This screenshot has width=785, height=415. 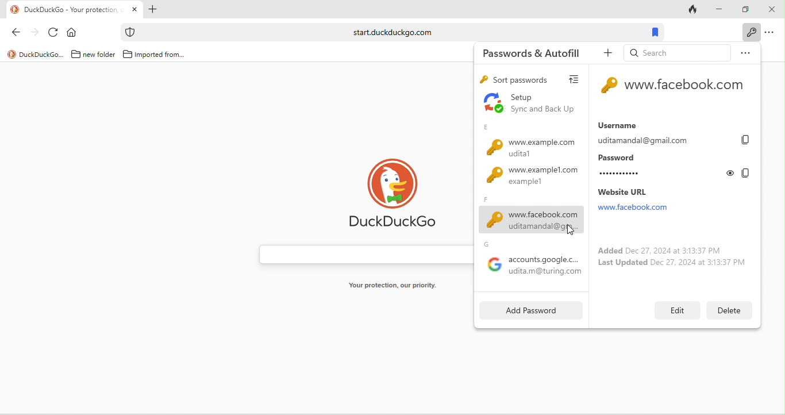 I want to click on password and autofill, so click(x=750, y=32).